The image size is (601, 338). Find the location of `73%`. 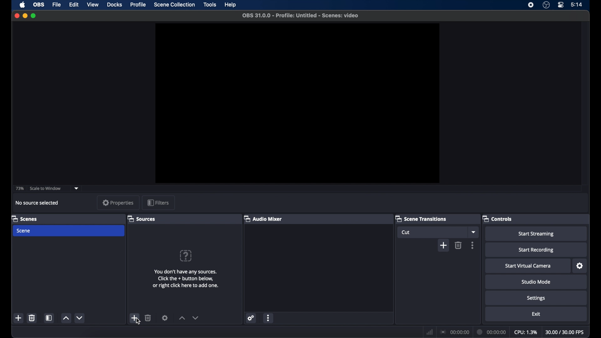

73% is located at coordinates (19, 189).